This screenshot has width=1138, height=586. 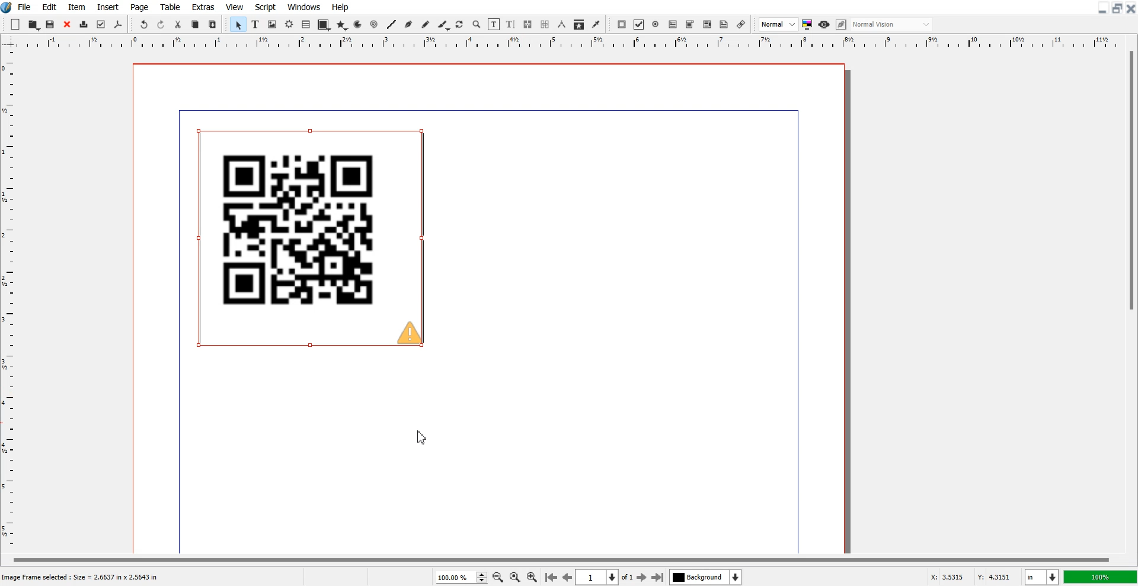 What do you see at coordinates (551, 577) in the screenshot?
I see `Go to First page` at bounding box center [551, 577].